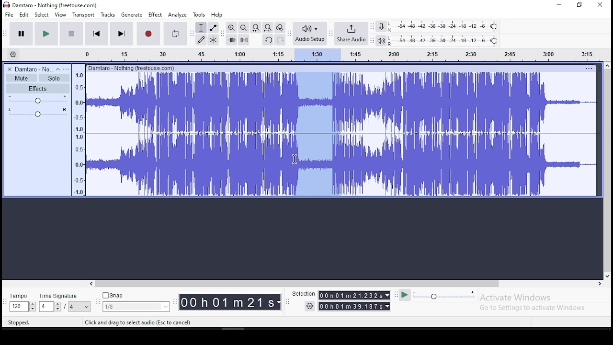 Image resolution: width=613 pixels, height=345 pixels. Describe the element at coordinates (288, 302) in the screenshot. I see `` at that location.